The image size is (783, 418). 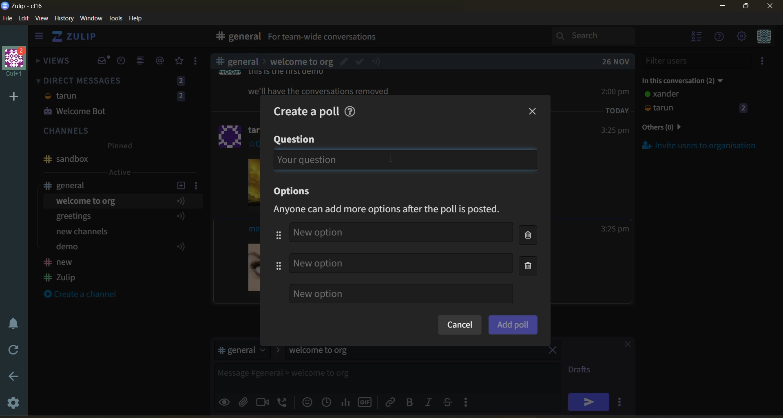 I want to click on help menu, so click(x=720, y=37).